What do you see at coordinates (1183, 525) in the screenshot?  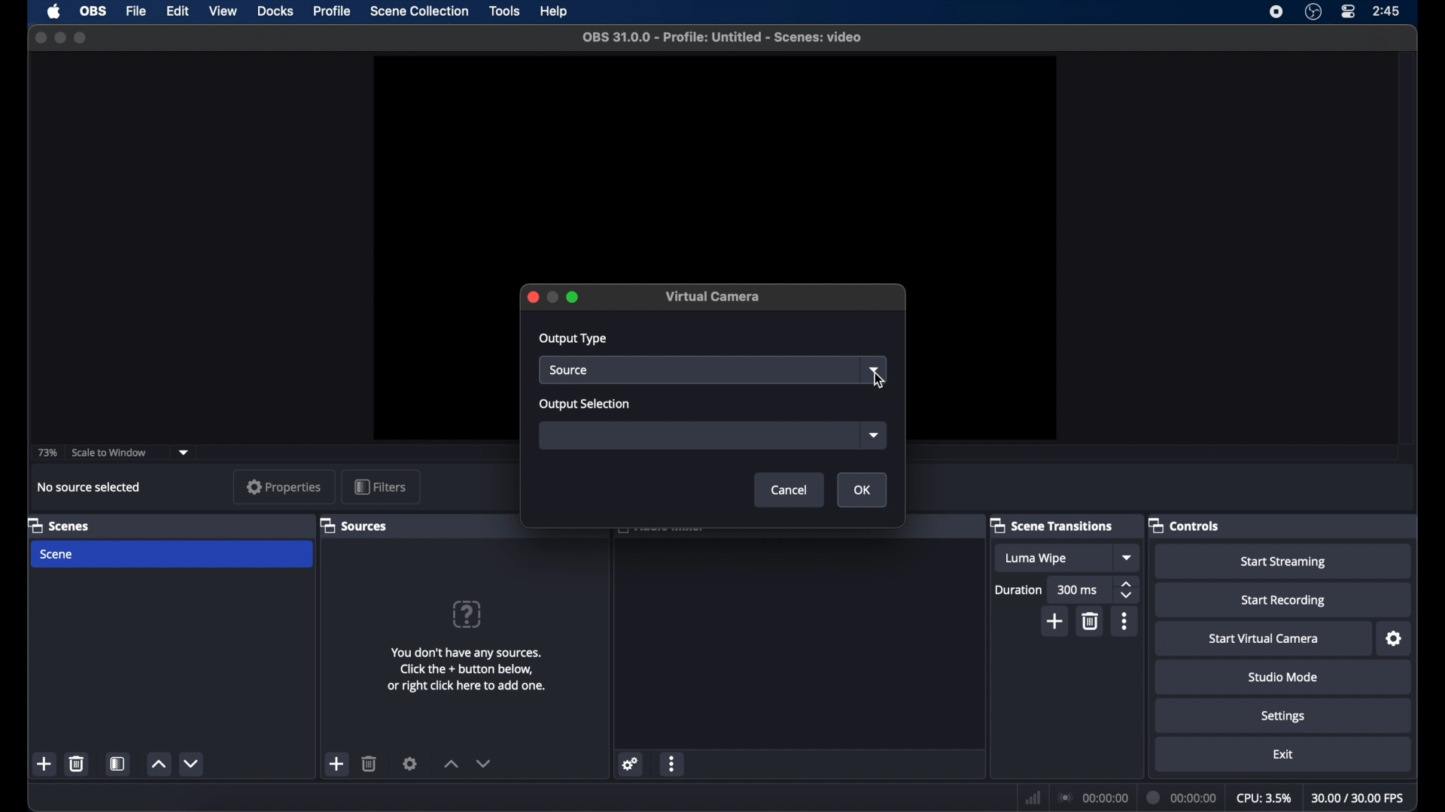 I see `controls` at bounding box center [1183, 525].